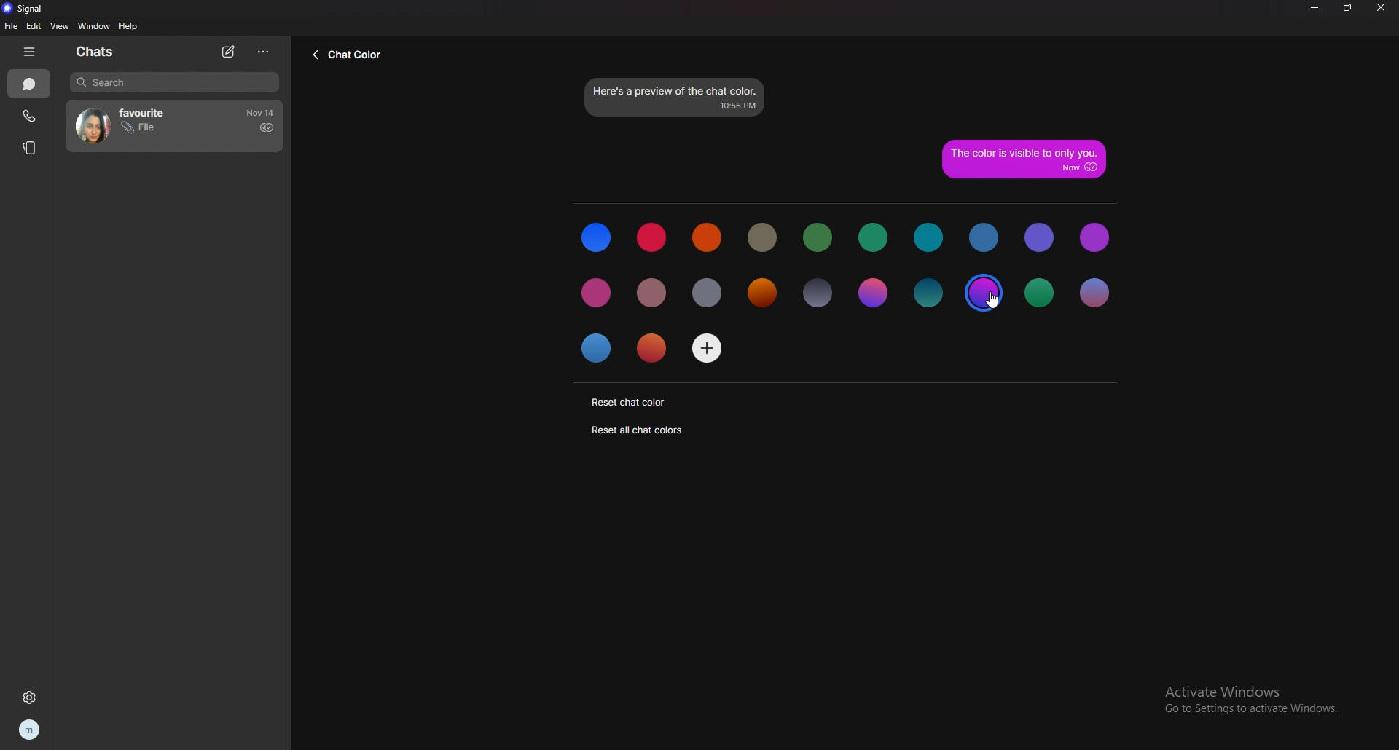 The width and height of the screenshot is (1399, 750). I want to click on color, so click(596, 238).